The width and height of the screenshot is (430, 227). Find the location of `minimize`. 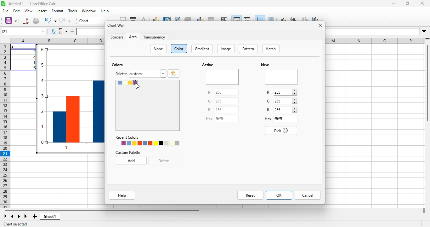

minimize is located at coordinates (393, 3).